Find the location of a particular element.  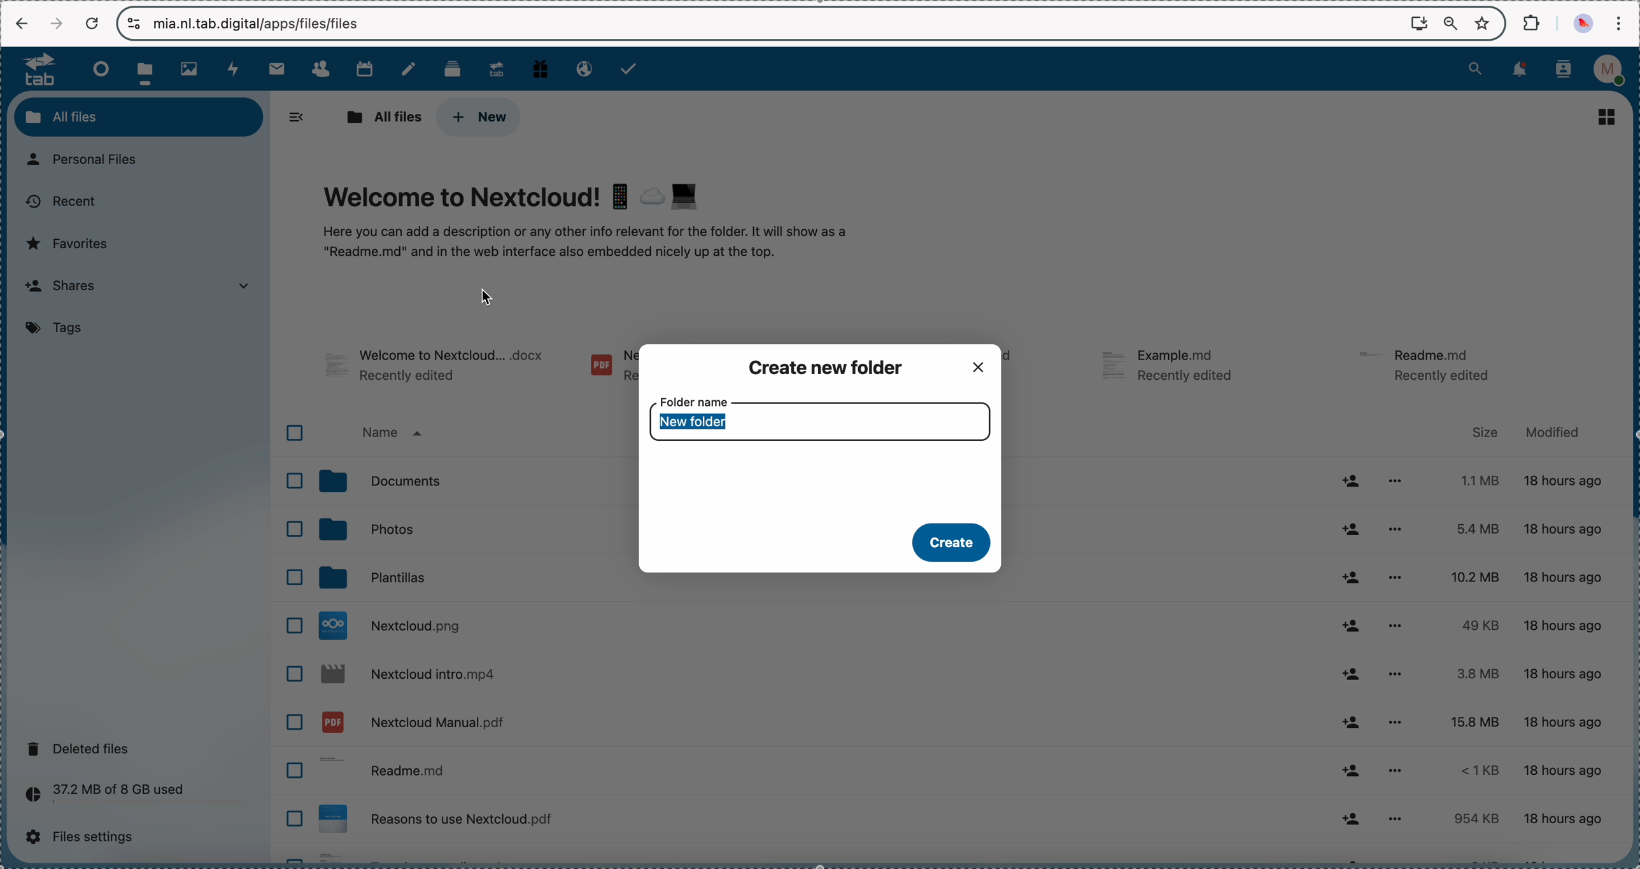

share is located at coordinates (1352, 773).